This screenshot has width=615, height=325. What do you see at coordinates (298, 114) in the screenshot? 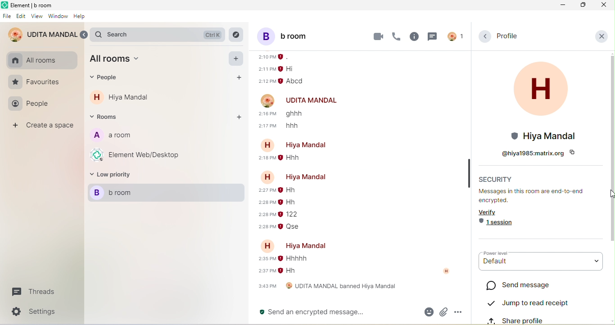
I see `ghhh-older message from udita` at bounding box center [298, 114].